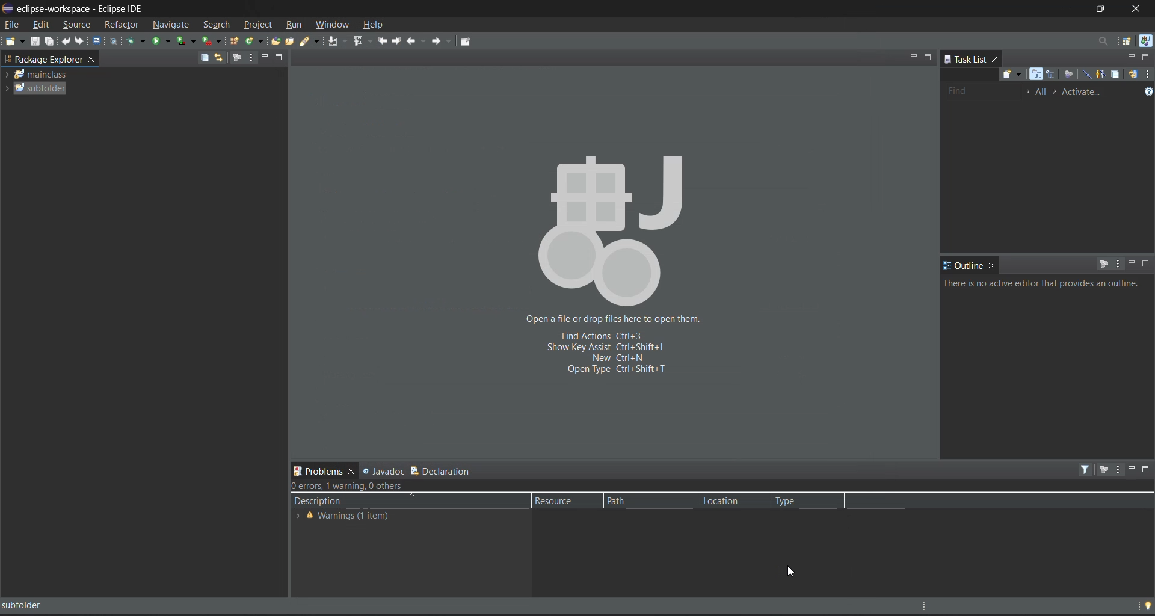 This screenshot has height=616, width=1155. What do you see at coordinates (1104, 263) in the screenshot?
I see `focus on active task` at bounding box center [1104, 263].